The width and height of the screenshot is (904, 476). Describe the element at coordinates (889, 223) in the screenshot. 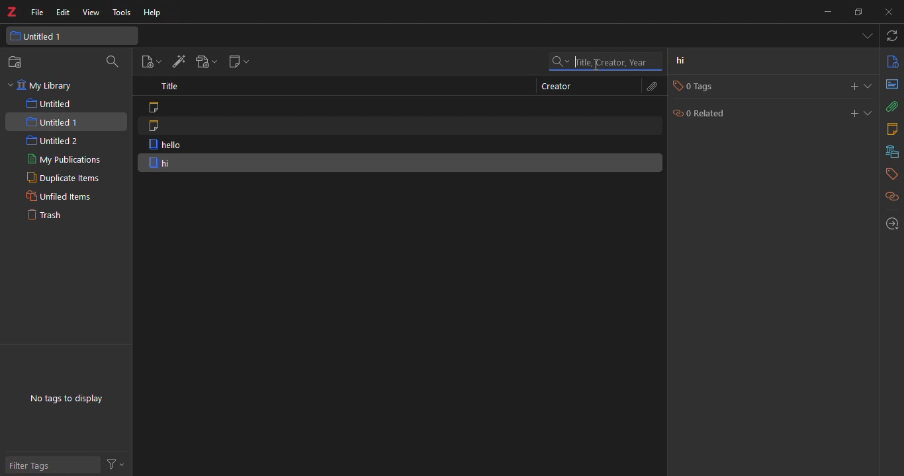

I see `locate` at that location.